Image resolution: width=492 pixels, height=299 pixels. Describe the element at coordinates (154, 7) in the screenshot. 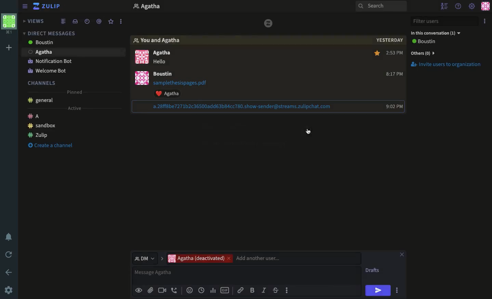

I see `User` at that location.